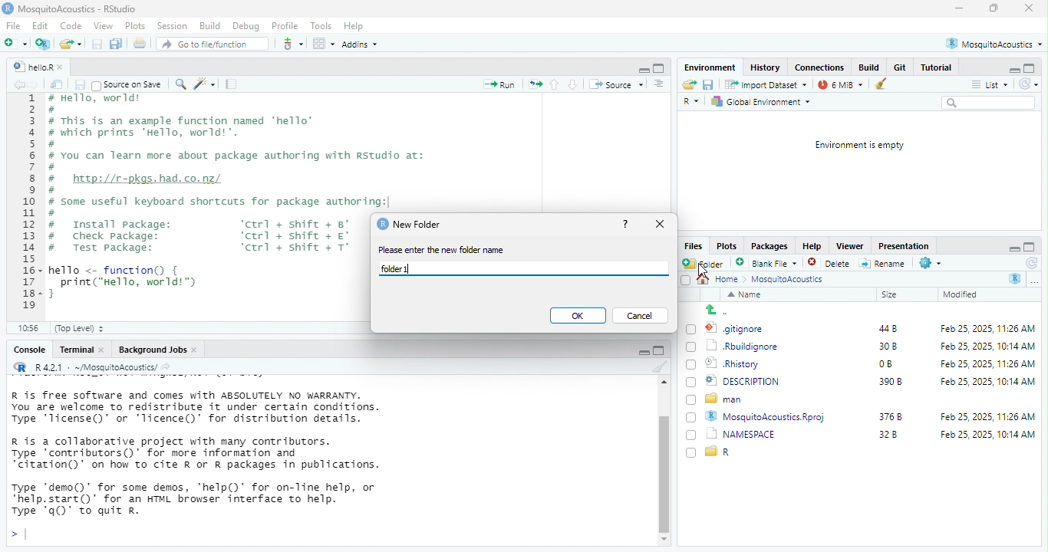  I want to click on hide r script, so click(1014, 69).